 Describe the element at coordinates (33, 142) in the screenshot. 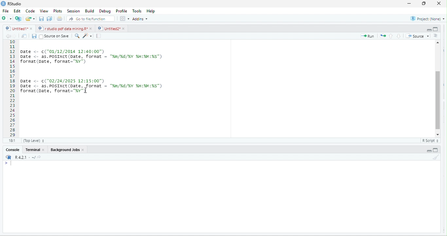

I see `(Top Level) ` at that location.